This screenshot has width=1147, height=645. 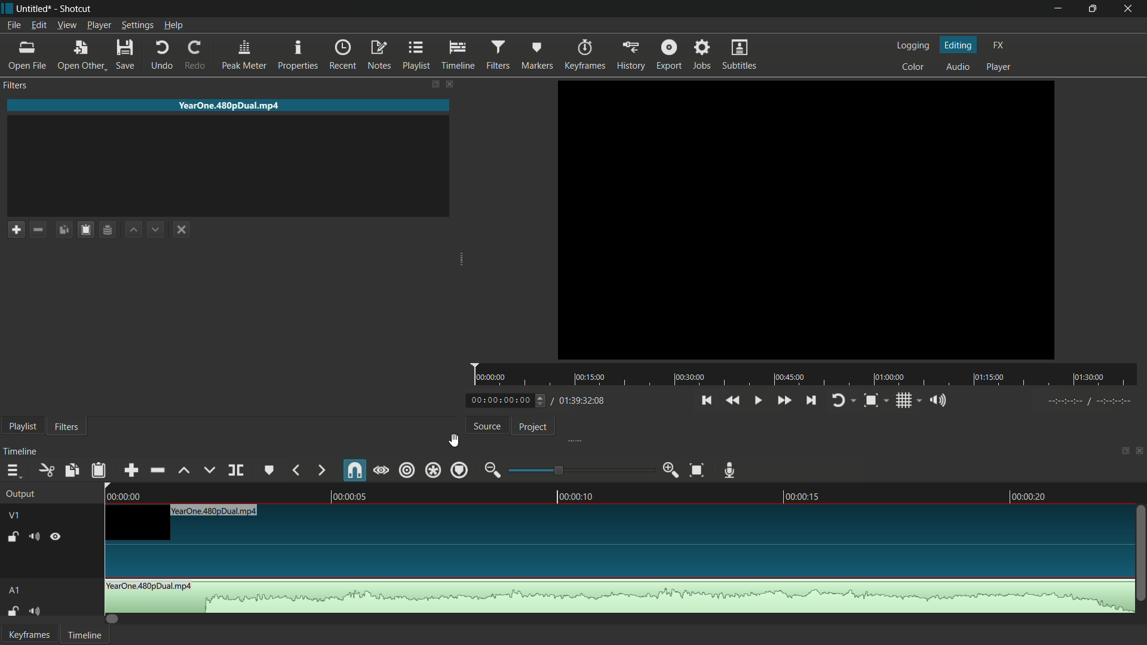 What do you see at coordinates (704, 54) in the screenshot?
I see `jobs` at bounding box center [704, 54].